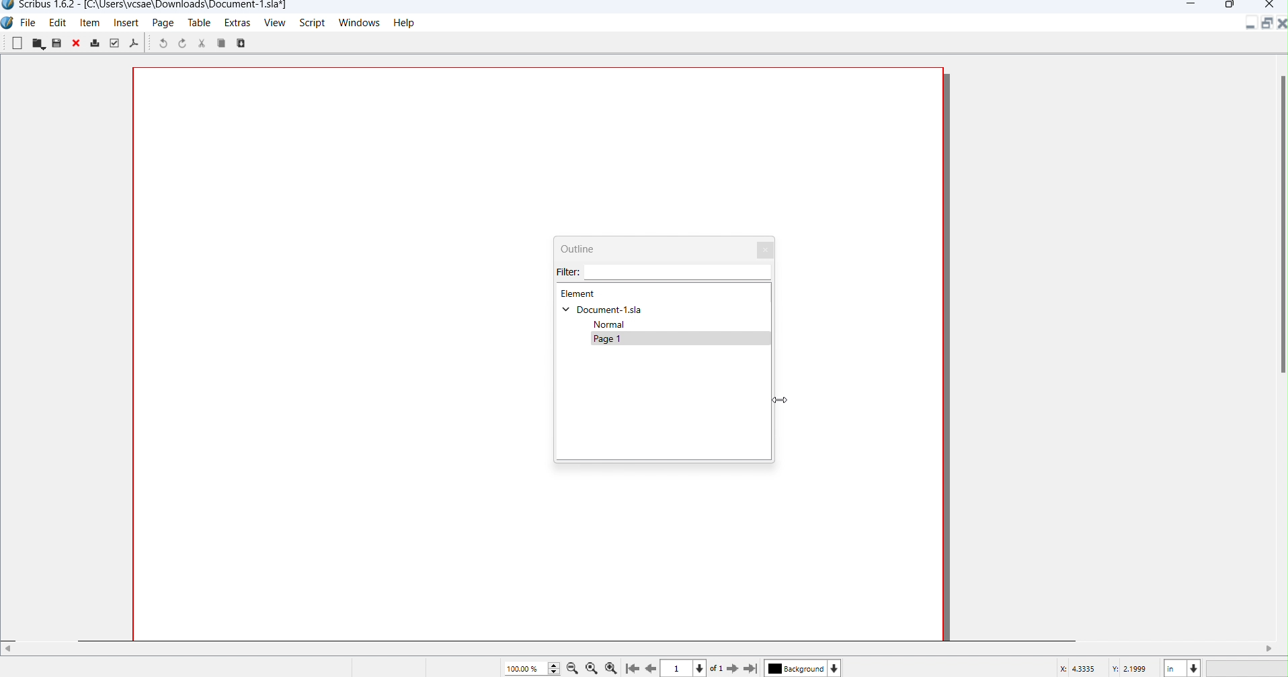 The height and width of the screenshot is (677, 1288). I want to click on File, so click(30, 24).